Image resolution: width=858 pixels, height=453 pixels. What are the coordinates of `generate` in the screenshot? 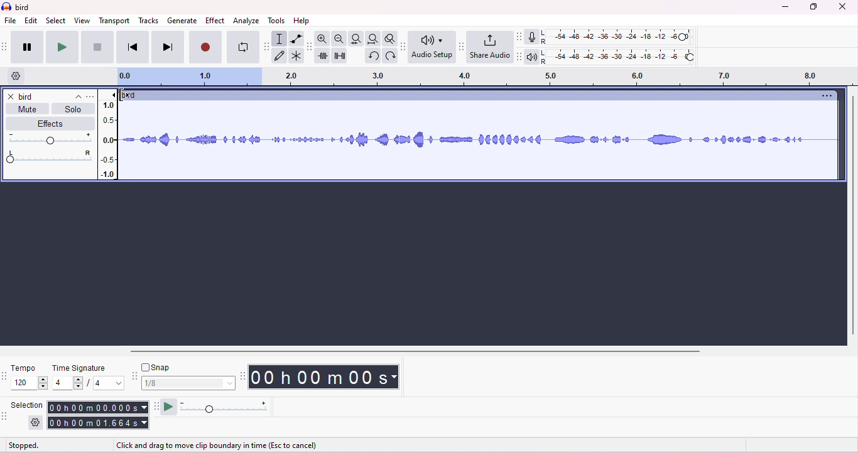 It's located at (182, 21).